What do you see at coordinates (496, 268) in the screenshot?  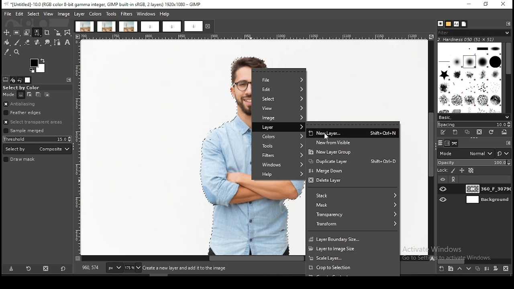 I see `add a mask` at bounding box center [496, 268].